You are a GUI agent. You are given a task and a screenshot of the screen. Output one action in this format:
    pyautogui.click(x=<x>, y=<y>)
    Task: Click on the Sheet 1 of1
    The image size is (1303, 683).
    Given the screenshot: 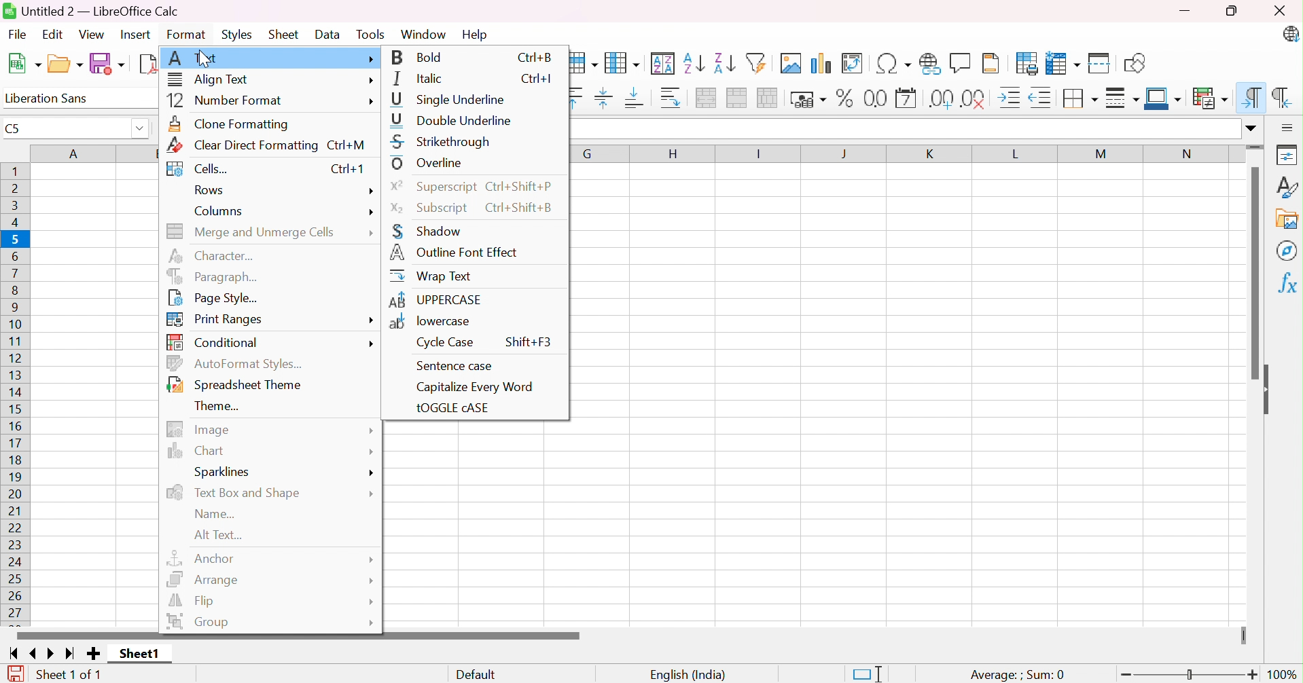 What is the action you would take?
    pyautogui.click(x=69, y=675)
    